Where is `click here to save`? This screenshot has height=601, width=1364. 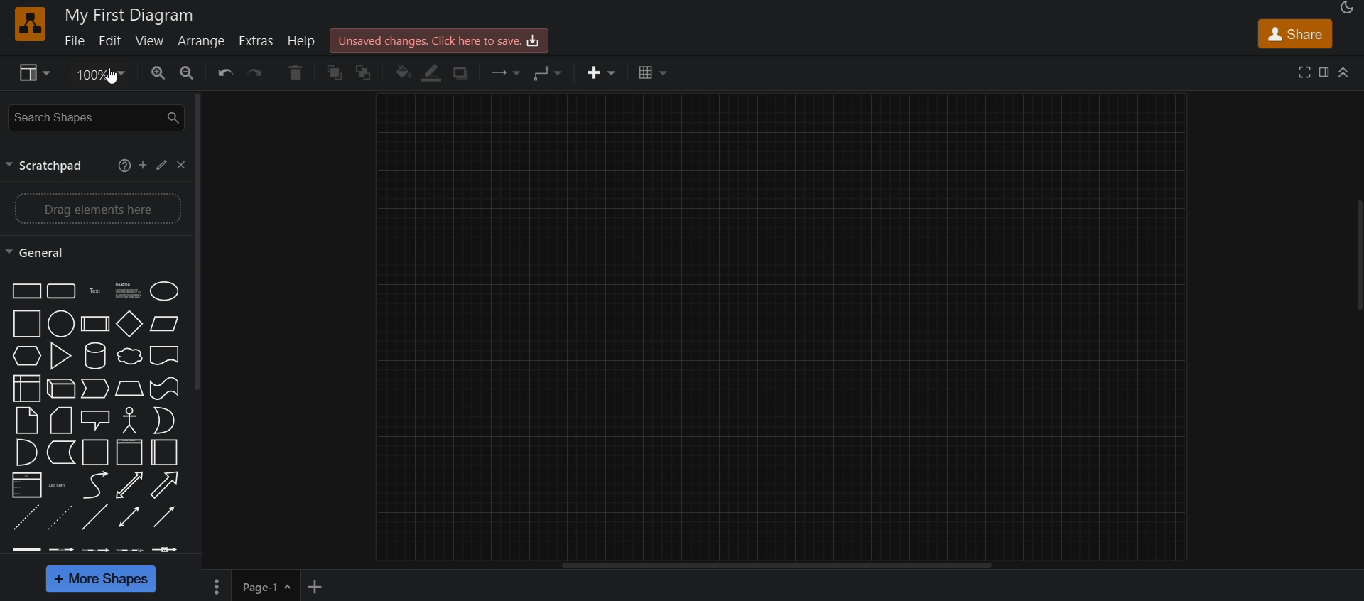 click here to save is located at coordinates (442, 40).